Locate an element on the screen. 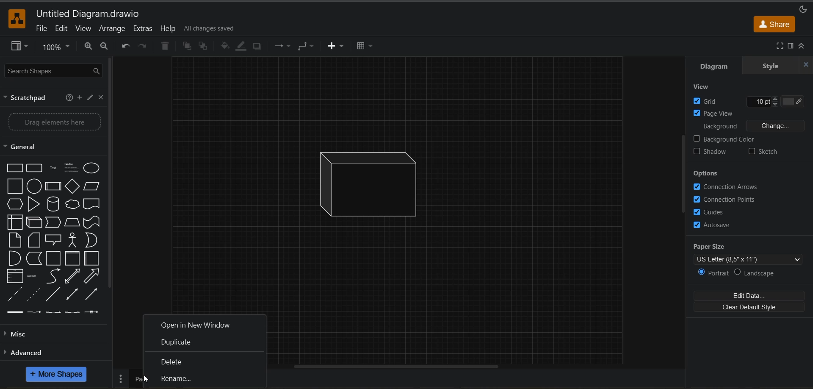  sketch is located at coordinates (762, 152).